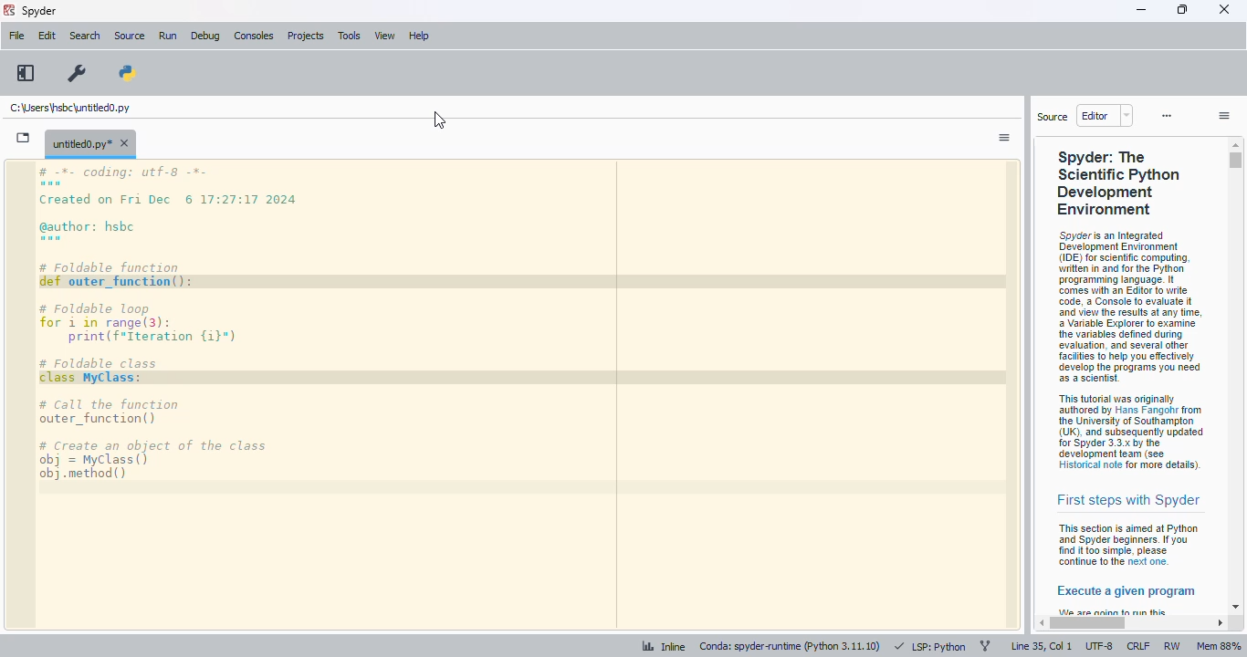 This screenshot has height=657, width=1247. What do you see at coordinates (790, 645) in the screenshot?
I see `conda: spyder-runtime (python 3. 11. 10)` at bounding box center [790, 645].